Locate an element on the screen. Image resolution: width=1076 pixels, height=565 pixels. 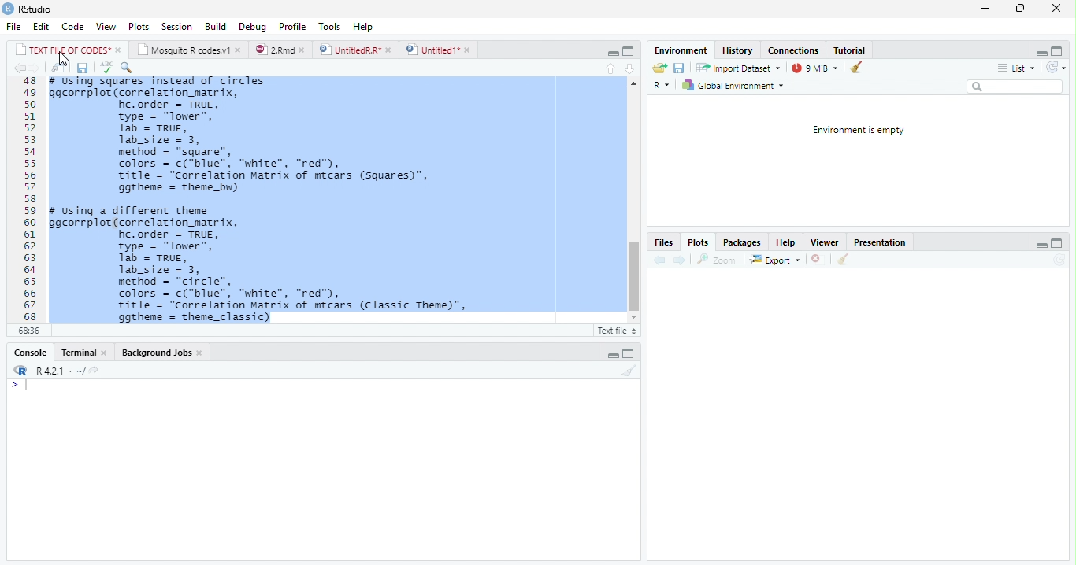
zoom is located at coordinates (720, 260).